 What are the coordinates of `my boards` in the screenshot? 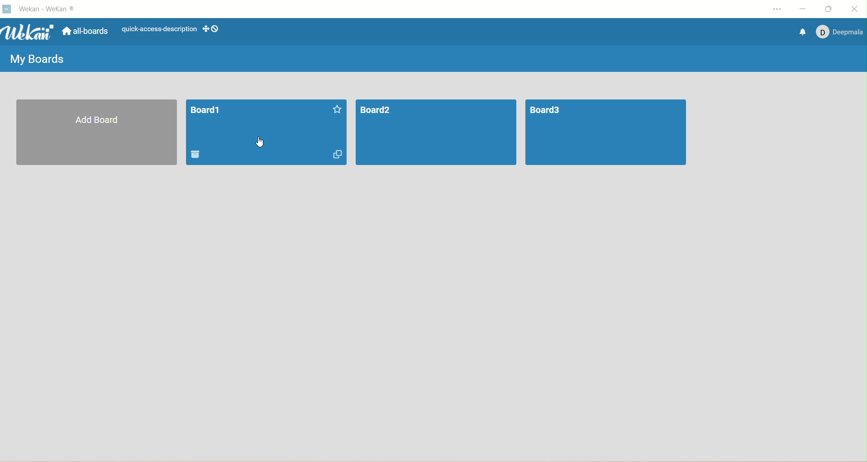 It's located at (39, 59).